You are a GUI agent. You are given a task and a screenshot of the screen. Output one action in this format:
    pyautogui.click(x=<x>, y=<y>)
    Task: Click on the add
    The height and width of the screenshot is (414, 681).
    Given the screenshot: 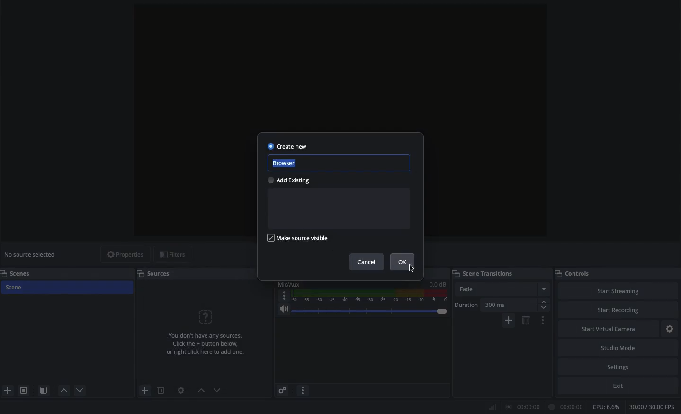 What is the action you would take?
    pyautogui.click(x=145, y=390)
    